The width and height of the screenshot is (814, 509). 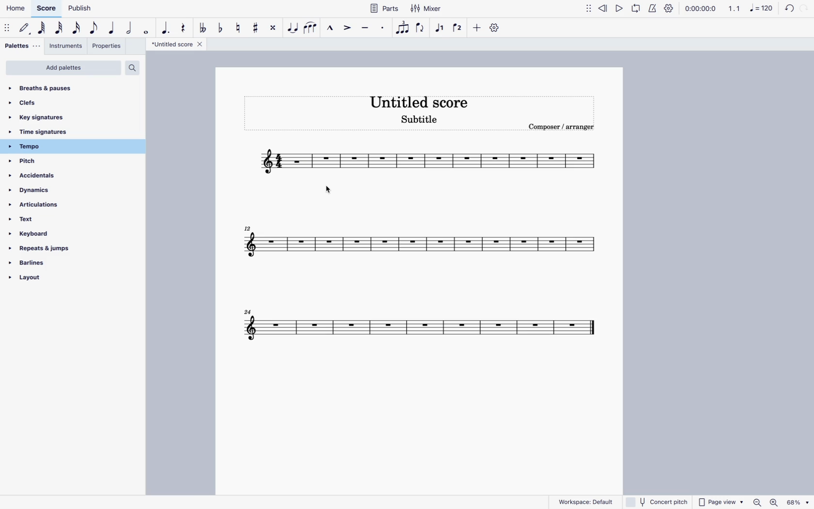 What do you see at coordinates (63, 116) in the screenshot?
I see `key signatures` at bounding box center [63, 116].